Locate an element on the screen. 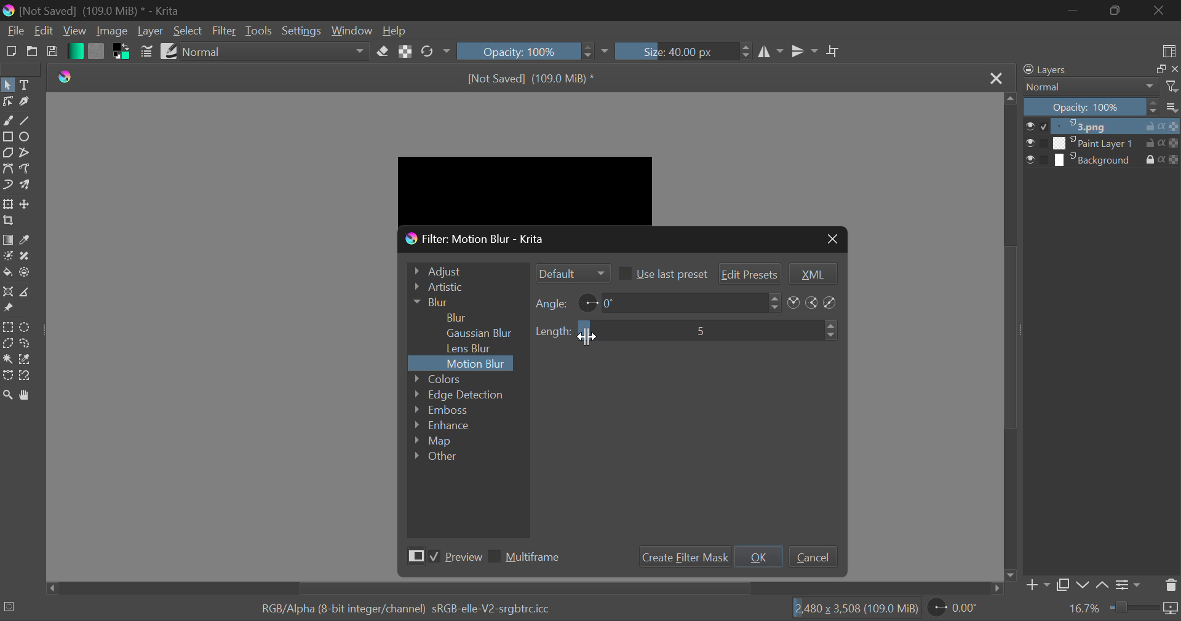 The image size is (1181, 621). Move Layer Down is located at coordinates (1083, 585).